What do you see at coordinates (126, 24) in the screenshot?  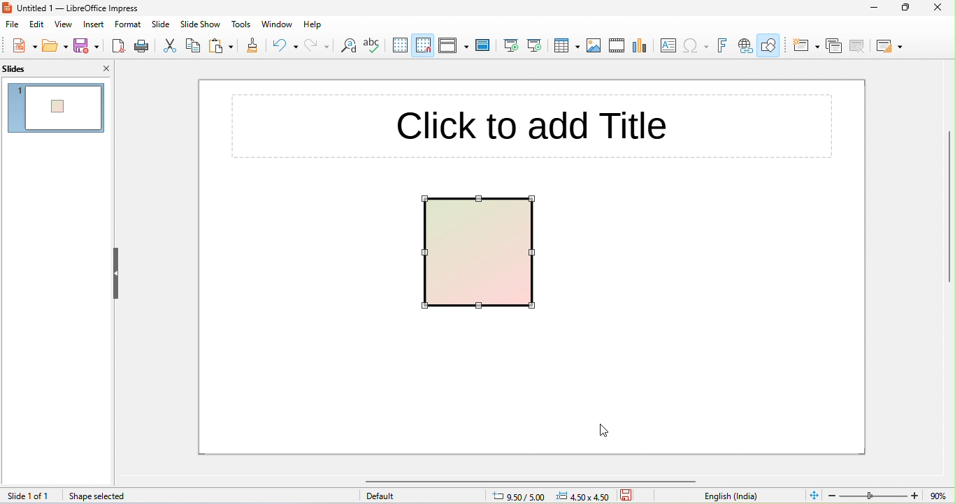 I see `format` at bounding box center [126, 24].